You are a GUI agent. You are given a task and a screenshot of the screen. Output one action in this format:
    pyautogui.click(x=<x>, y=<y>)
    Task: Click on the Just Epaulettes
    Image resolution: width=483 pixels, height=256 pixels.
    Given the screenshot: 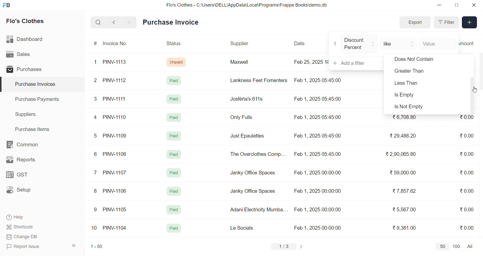 What is the action you would take?
    pyautogui.click(x=249, y=136)
    